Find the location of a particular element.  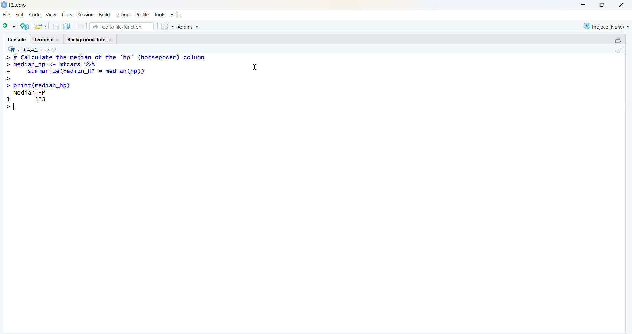

open in separate window  is located at coordinates (619, 40).